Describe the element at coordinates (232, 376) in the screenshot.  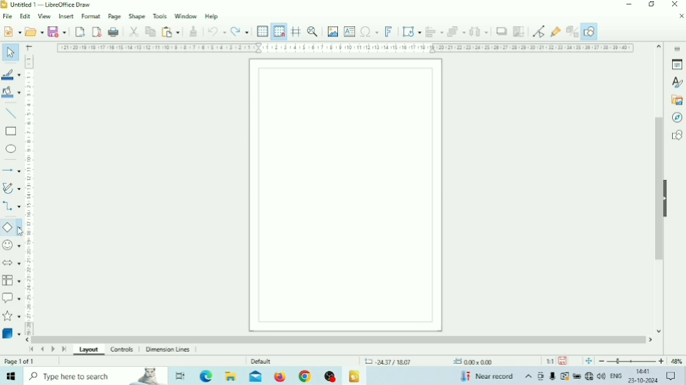
I see `File Explorer` at that location.